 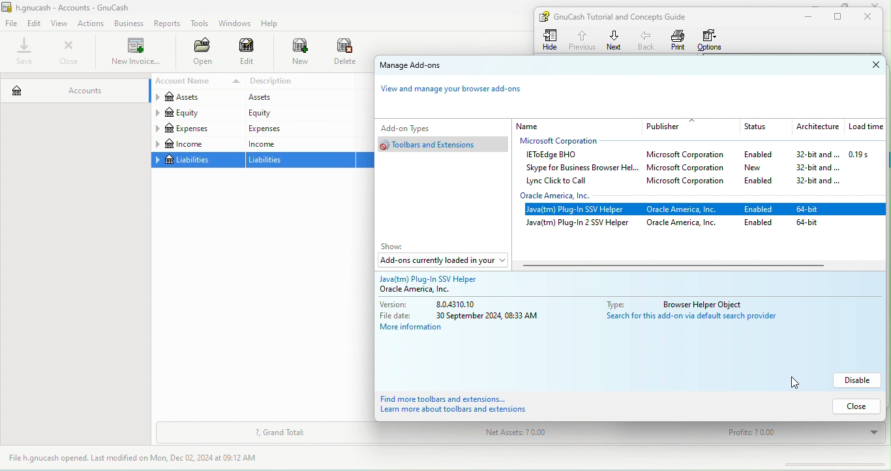 I want to click on print, so click(x=678, y=40).